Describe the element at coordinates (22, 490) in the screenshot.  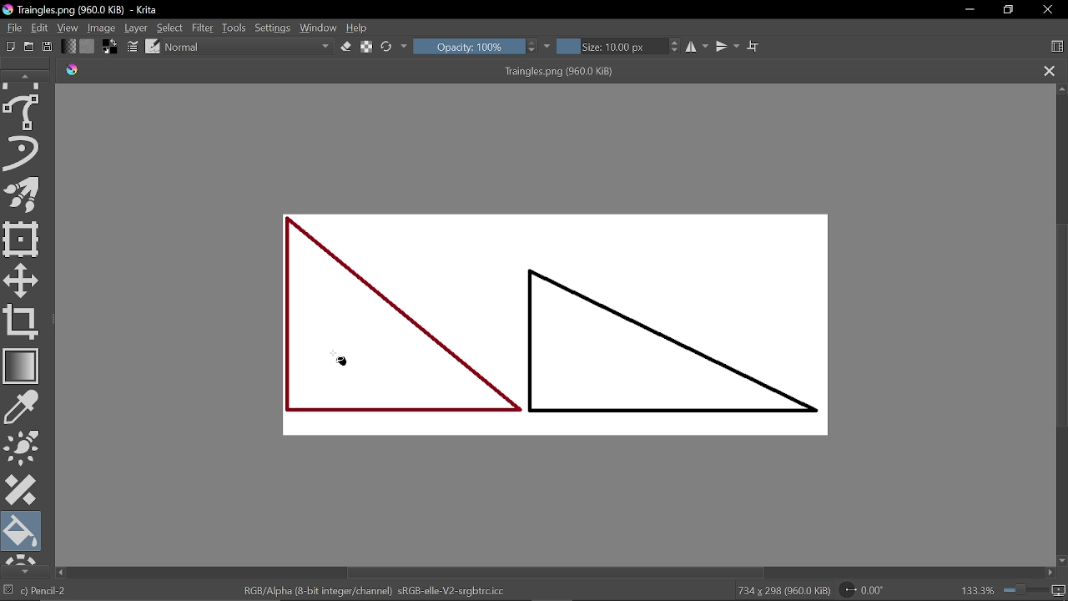
I see `Smart patch tool` at that location.